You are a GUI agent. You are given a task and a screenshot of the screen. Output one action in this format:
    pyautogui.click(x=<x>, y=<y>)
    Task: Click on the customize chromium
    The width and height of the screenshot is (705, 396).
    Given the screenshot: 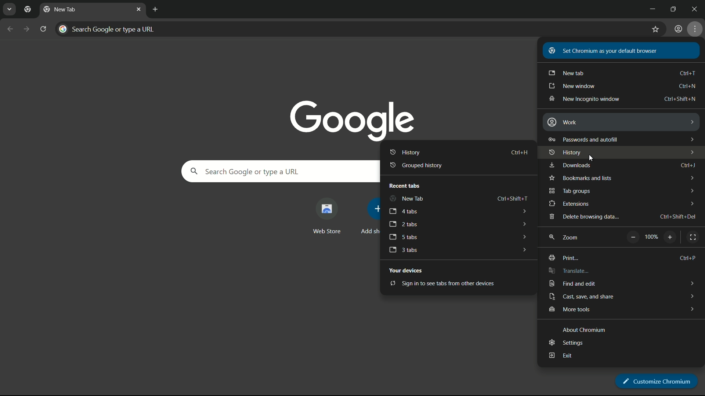 What is the action you would take?
    pyautogui.click(x=655, y=379)
    